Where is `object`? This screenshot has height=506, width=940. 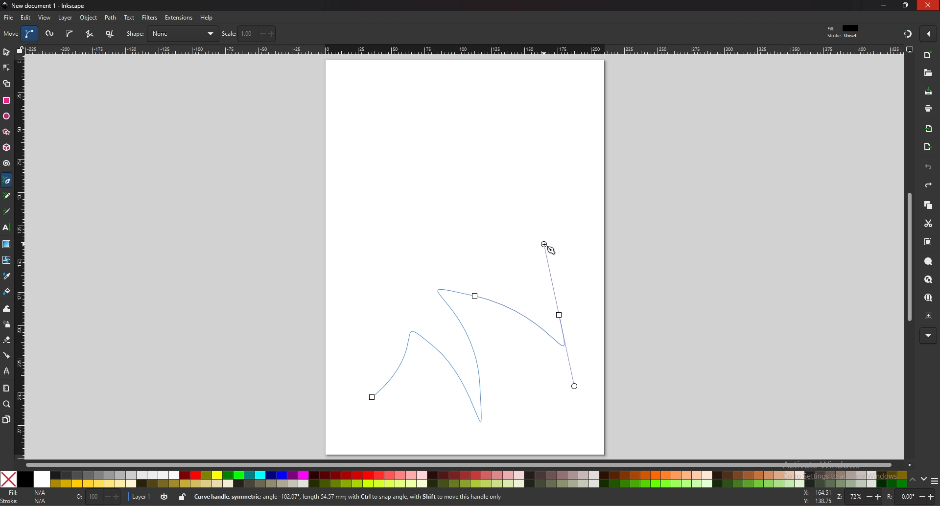 object is located at coordinates (90, 18).